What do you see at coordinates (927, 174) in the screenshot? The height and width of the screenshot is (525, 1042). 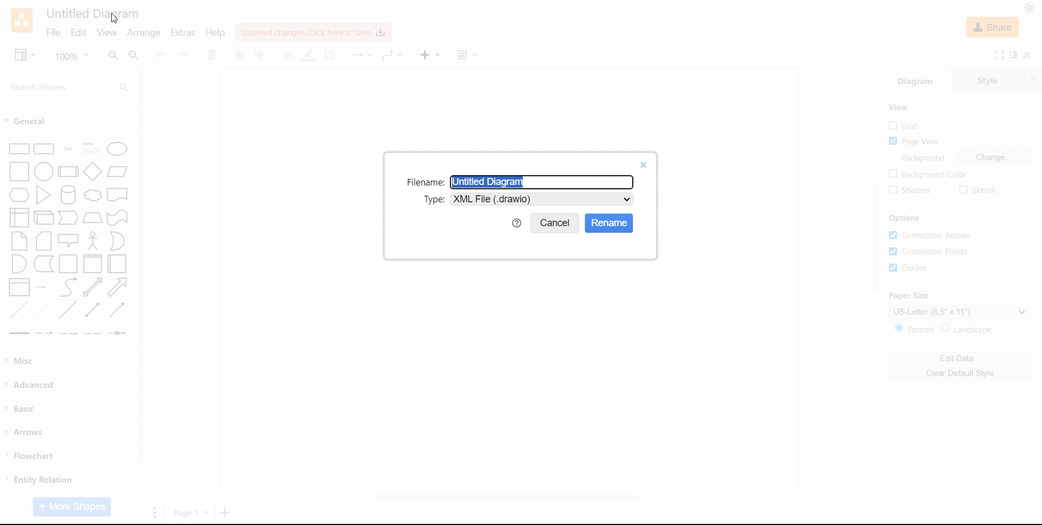 I see `Background Colour  ` at bounding box center [927, 174].